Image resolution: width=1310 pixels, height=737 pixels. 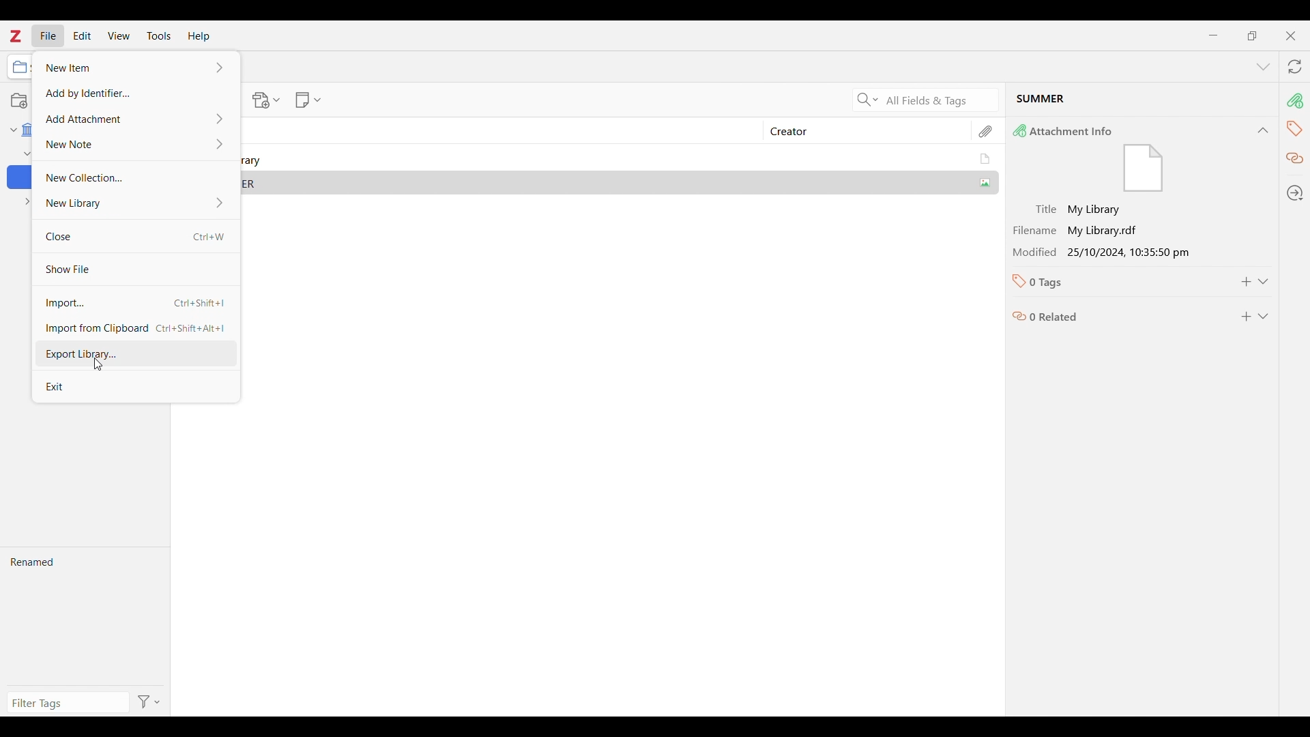 What do you see at coordinates (495, 130) in the screenshot?
I see `Title ` at bounding box center [495, 130].